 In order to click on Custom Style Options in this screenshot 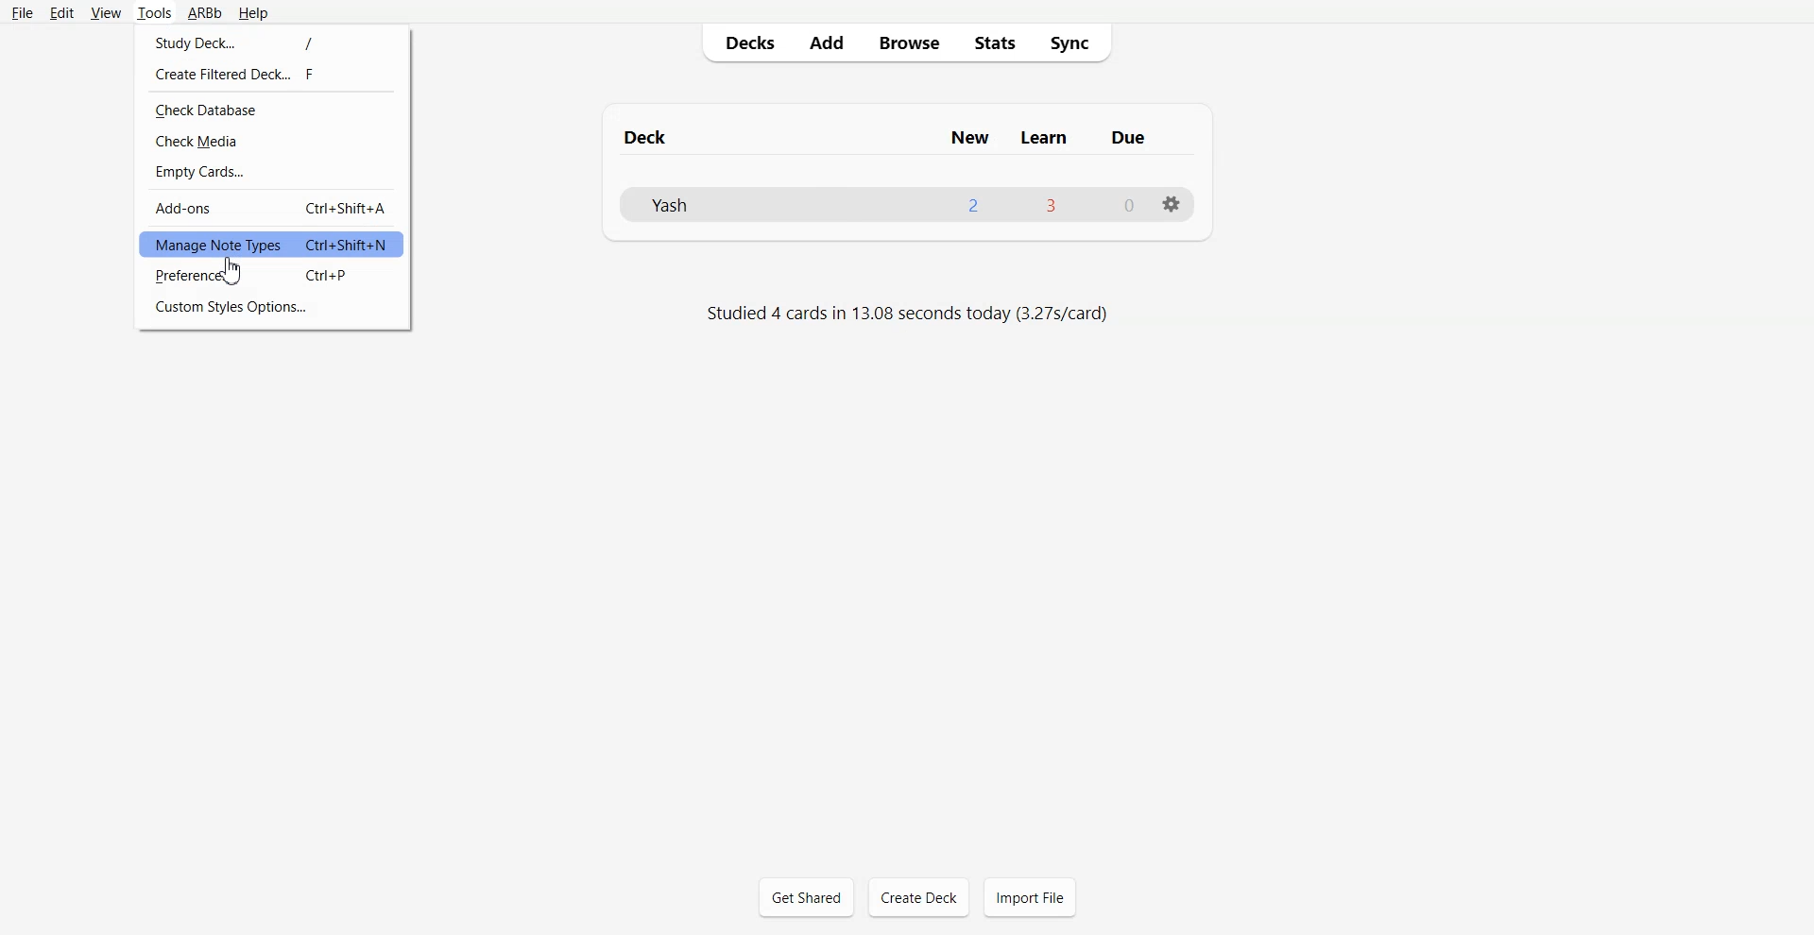, I will do `click(273, 308)`.